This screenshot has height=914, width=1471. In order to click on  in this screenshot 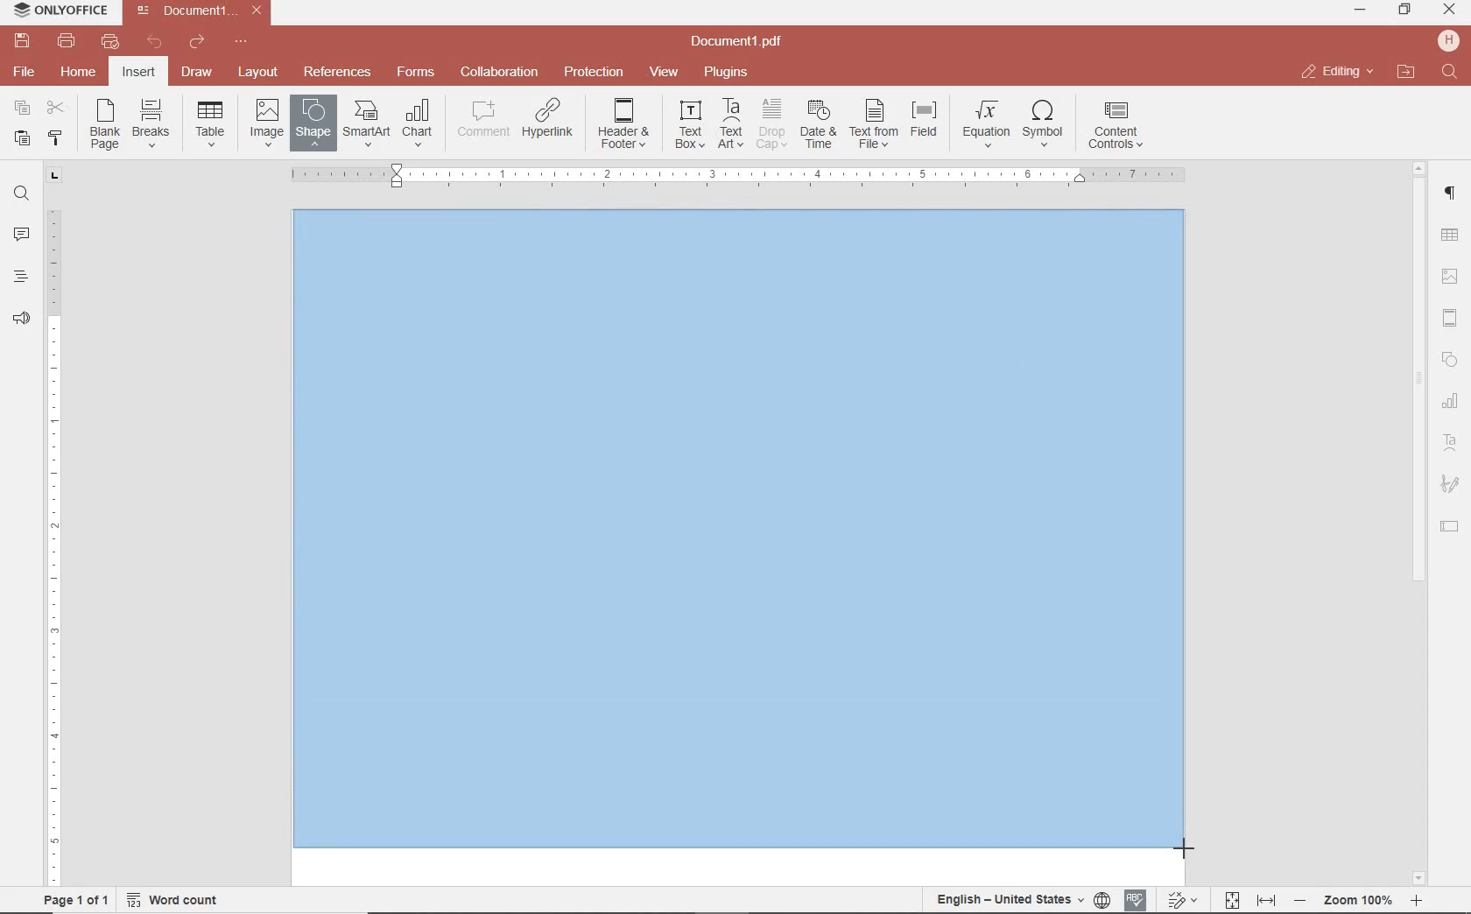, I will do `click(736, 175)`.